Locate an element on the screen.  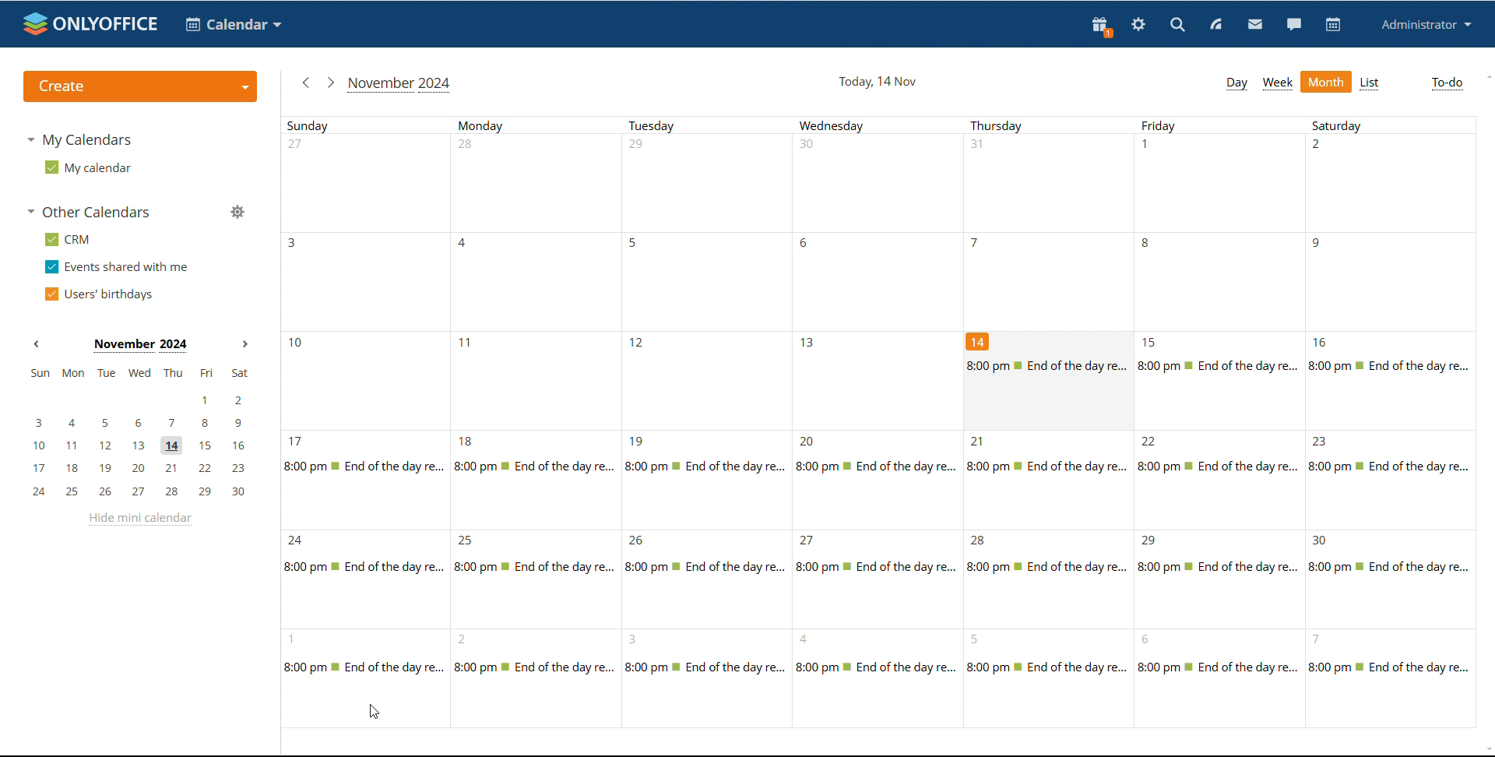
calendar is located at coordinates (234, 24).